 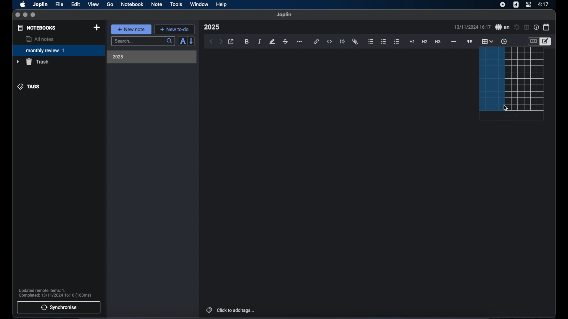 I want to click on window, so click(x=199, y=4).